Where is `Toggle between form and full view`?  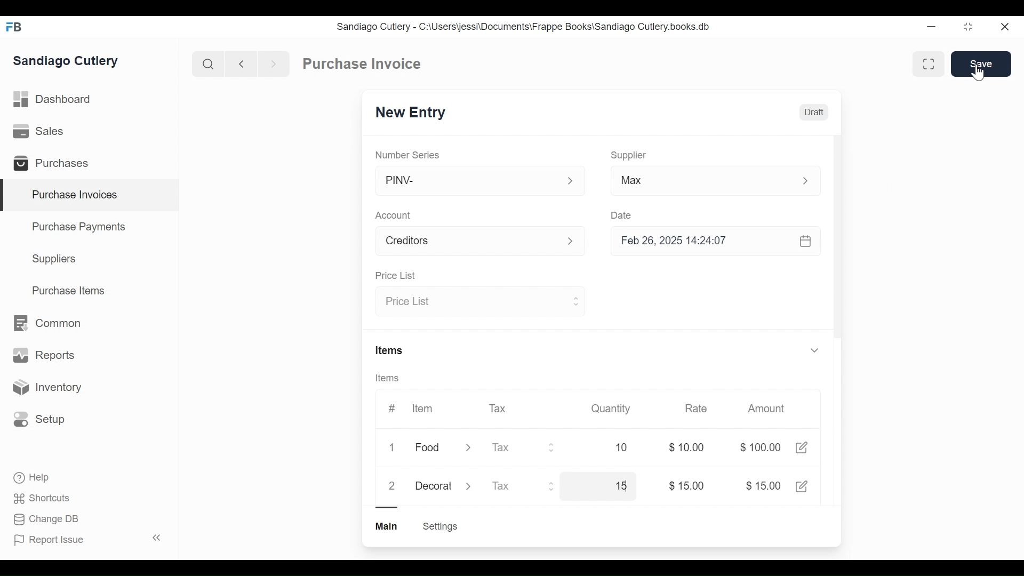 Toggle between form and full view is located at coordinates (929, 64).